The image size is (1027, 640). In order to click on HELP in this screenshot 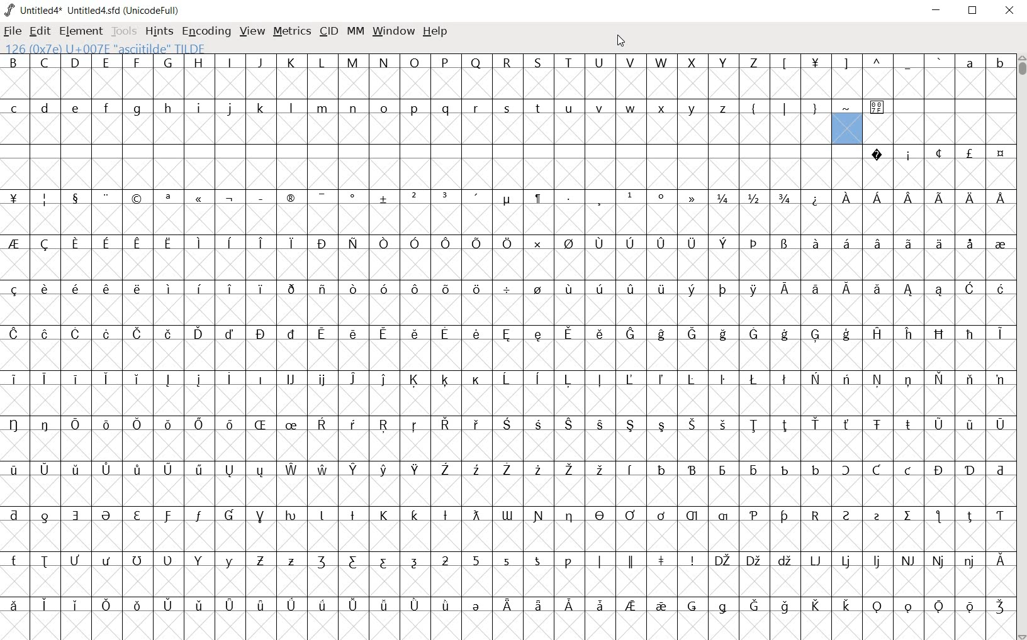, I will do `click(435, 31)`.